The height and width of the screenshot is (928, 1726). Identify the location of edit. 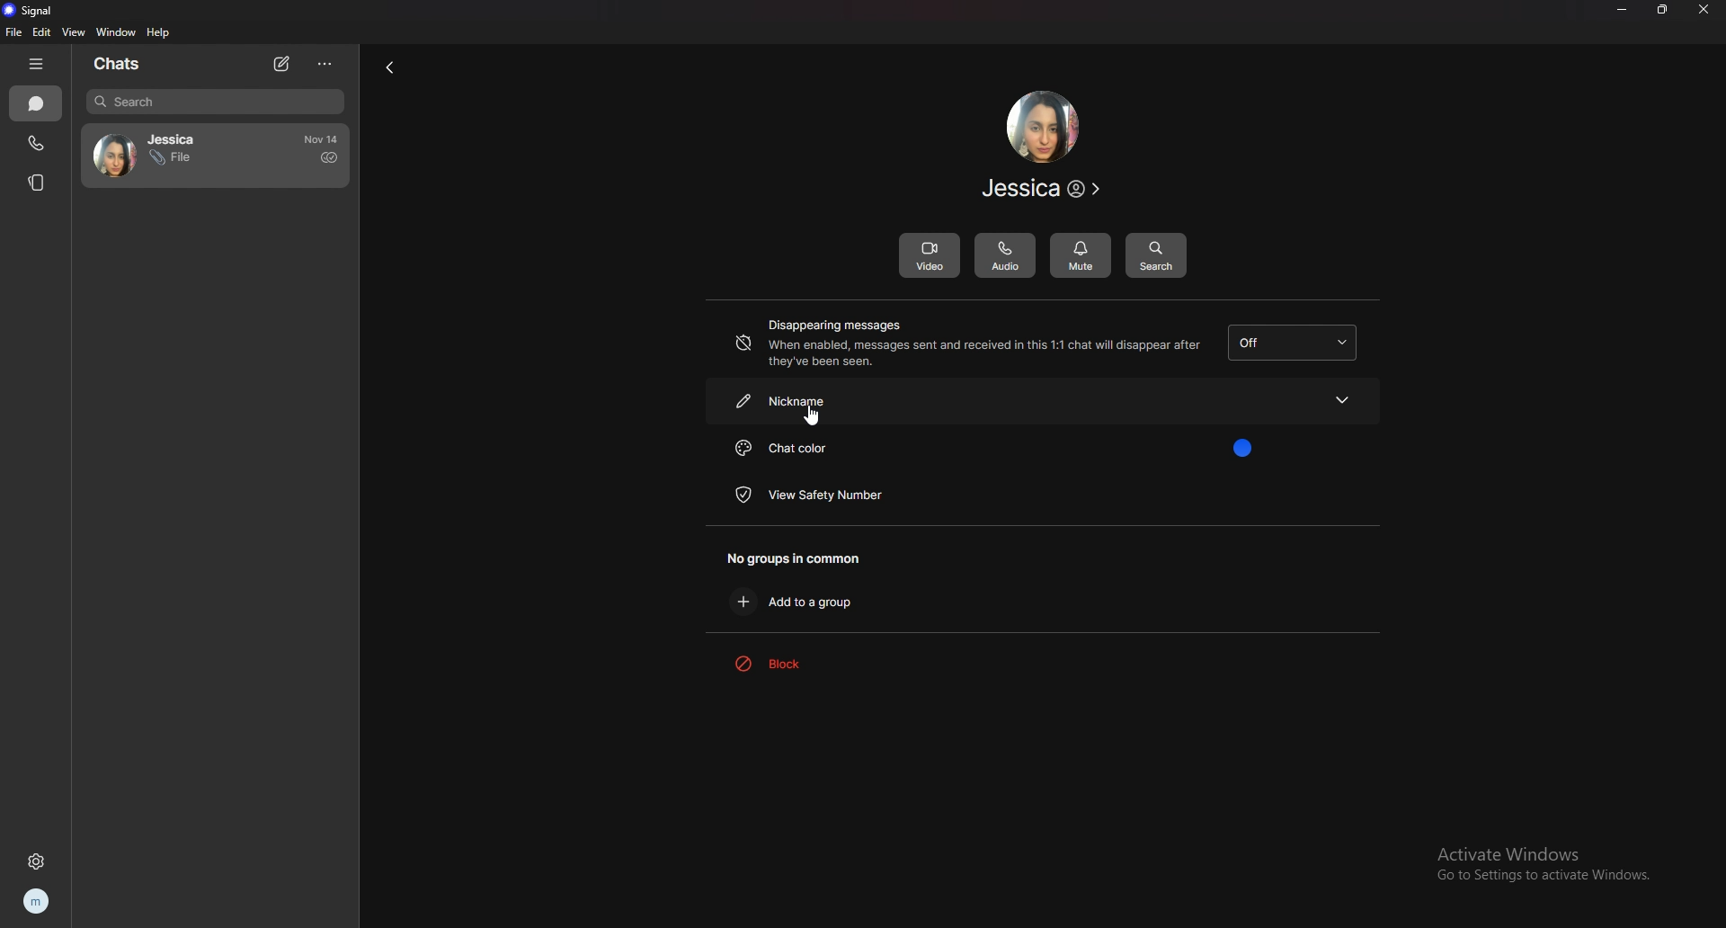
(41, 32).